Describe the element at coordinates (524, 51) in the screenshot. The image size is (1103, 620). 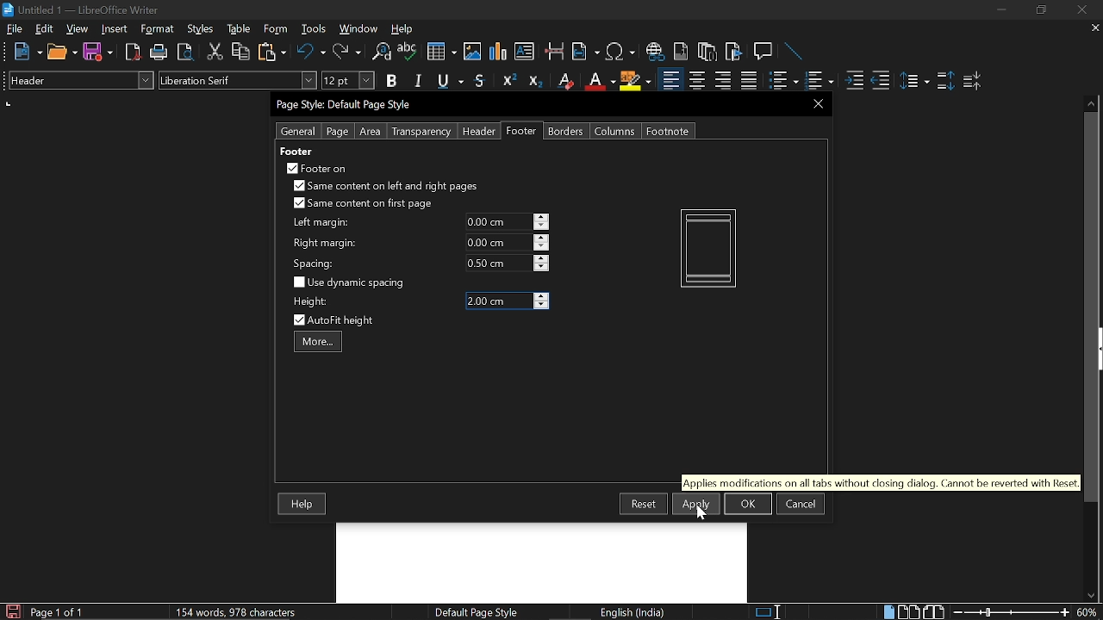
I see `Insert text` at that location.